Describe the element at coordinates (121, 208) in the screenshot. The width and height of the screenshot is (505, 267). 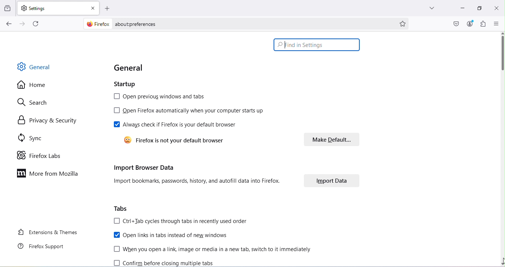
I see `Tabs` at that location.